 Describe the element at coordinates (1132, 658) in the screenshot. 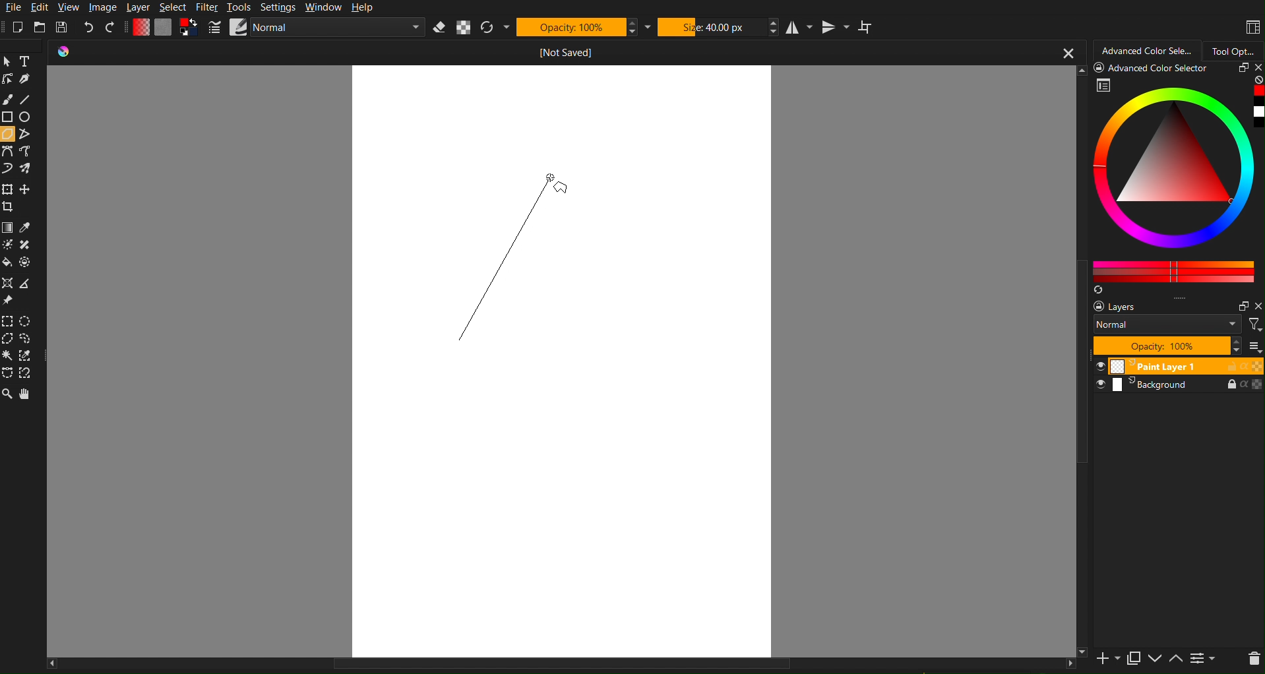

I see `duplicate layer or mask` at that location.